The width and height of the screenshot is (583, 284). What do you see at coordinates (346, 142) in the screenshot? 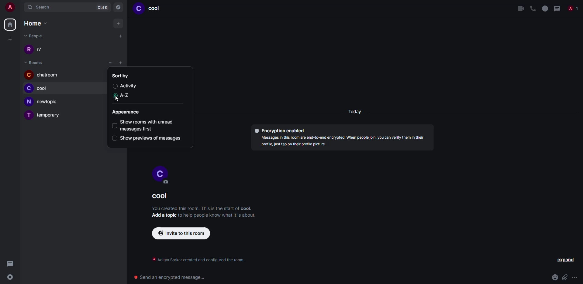
I see `info` at bounding box center [346, 142].